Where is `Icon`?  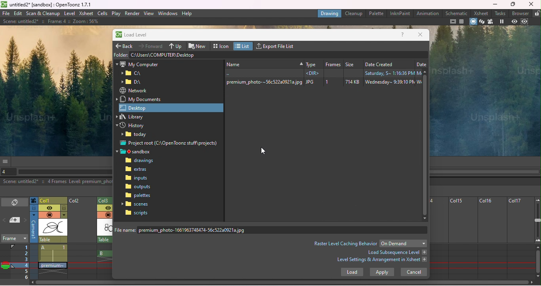 Icon is located at coordinates (221, 45).